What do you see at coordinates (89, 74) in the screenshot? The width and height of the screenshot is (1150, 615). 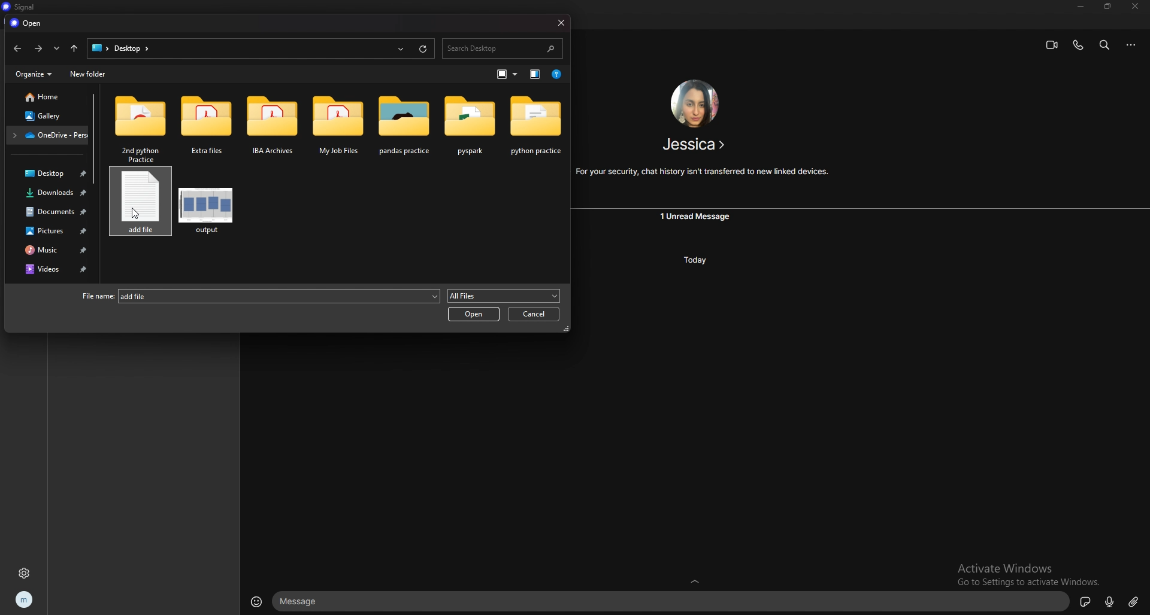 I see `new folder` at bounding box center [89, 74].